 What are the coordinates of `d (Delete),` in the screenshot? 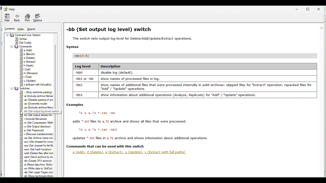 It's located at (95, 152).